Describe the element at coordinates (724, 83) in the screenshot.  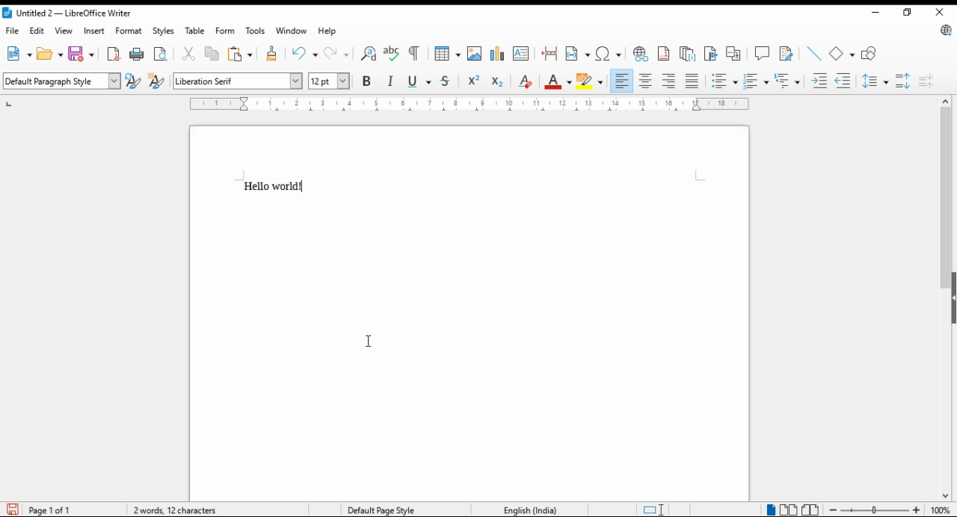
I see `toggle unordered list` at that location.